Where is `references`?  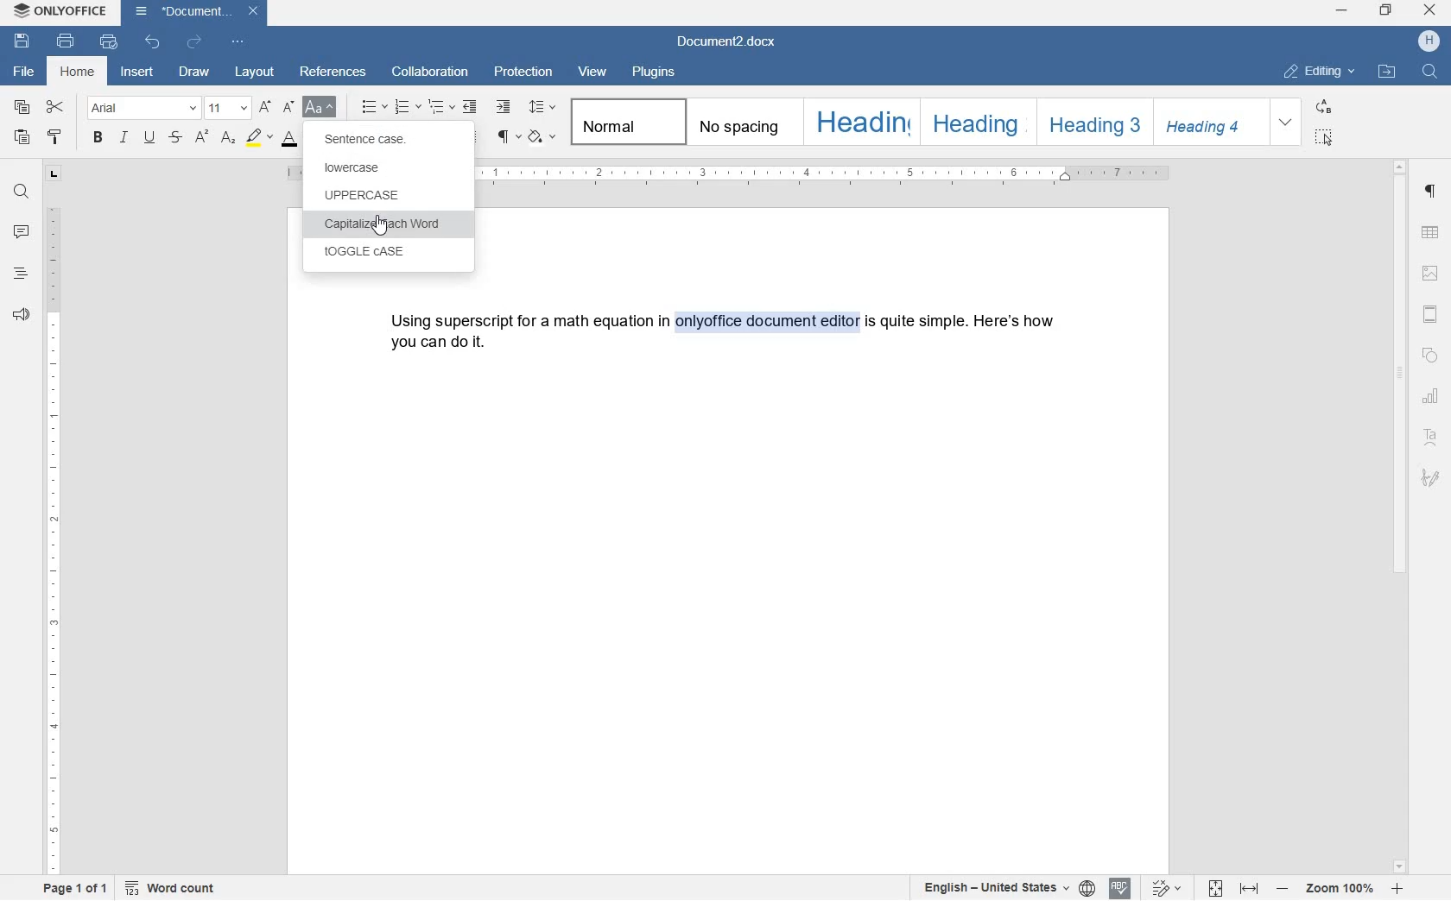 references is located at coordinates (333, 73).